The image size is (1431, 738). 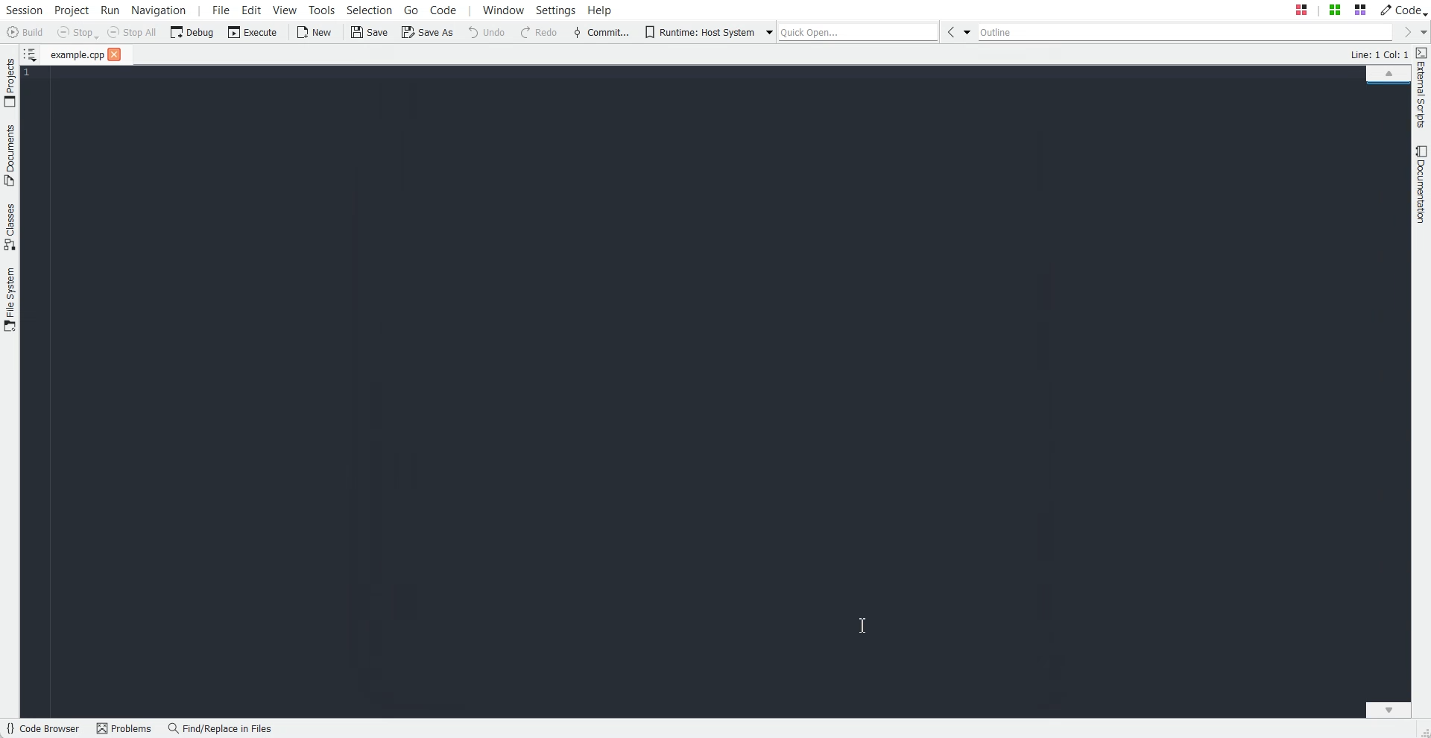 What do you see at coordinates (251, 10) in the screenshot?
I see `Edit` at bounding box center [251, 10].